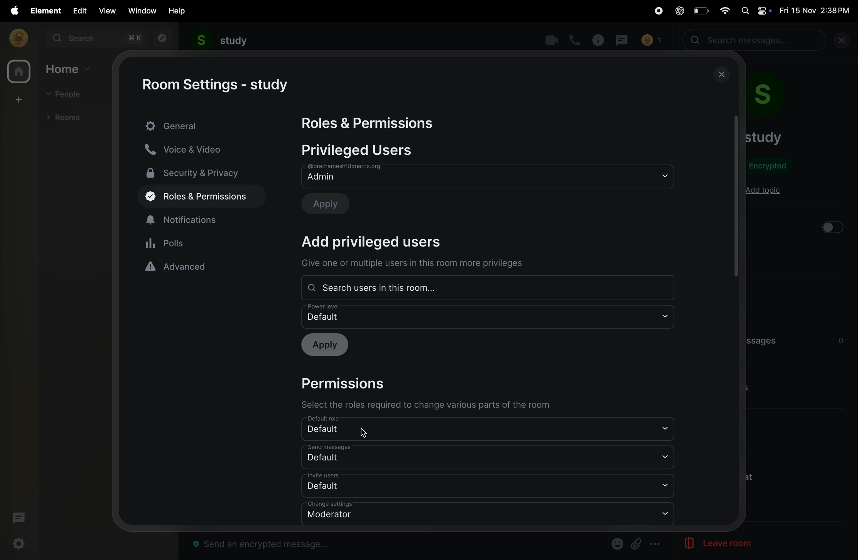 This screenshot has height=560, width=858. What do you see at coordinates (776, 97) in the screenshot?
I see `room profile` at bounding box center [776, 97].